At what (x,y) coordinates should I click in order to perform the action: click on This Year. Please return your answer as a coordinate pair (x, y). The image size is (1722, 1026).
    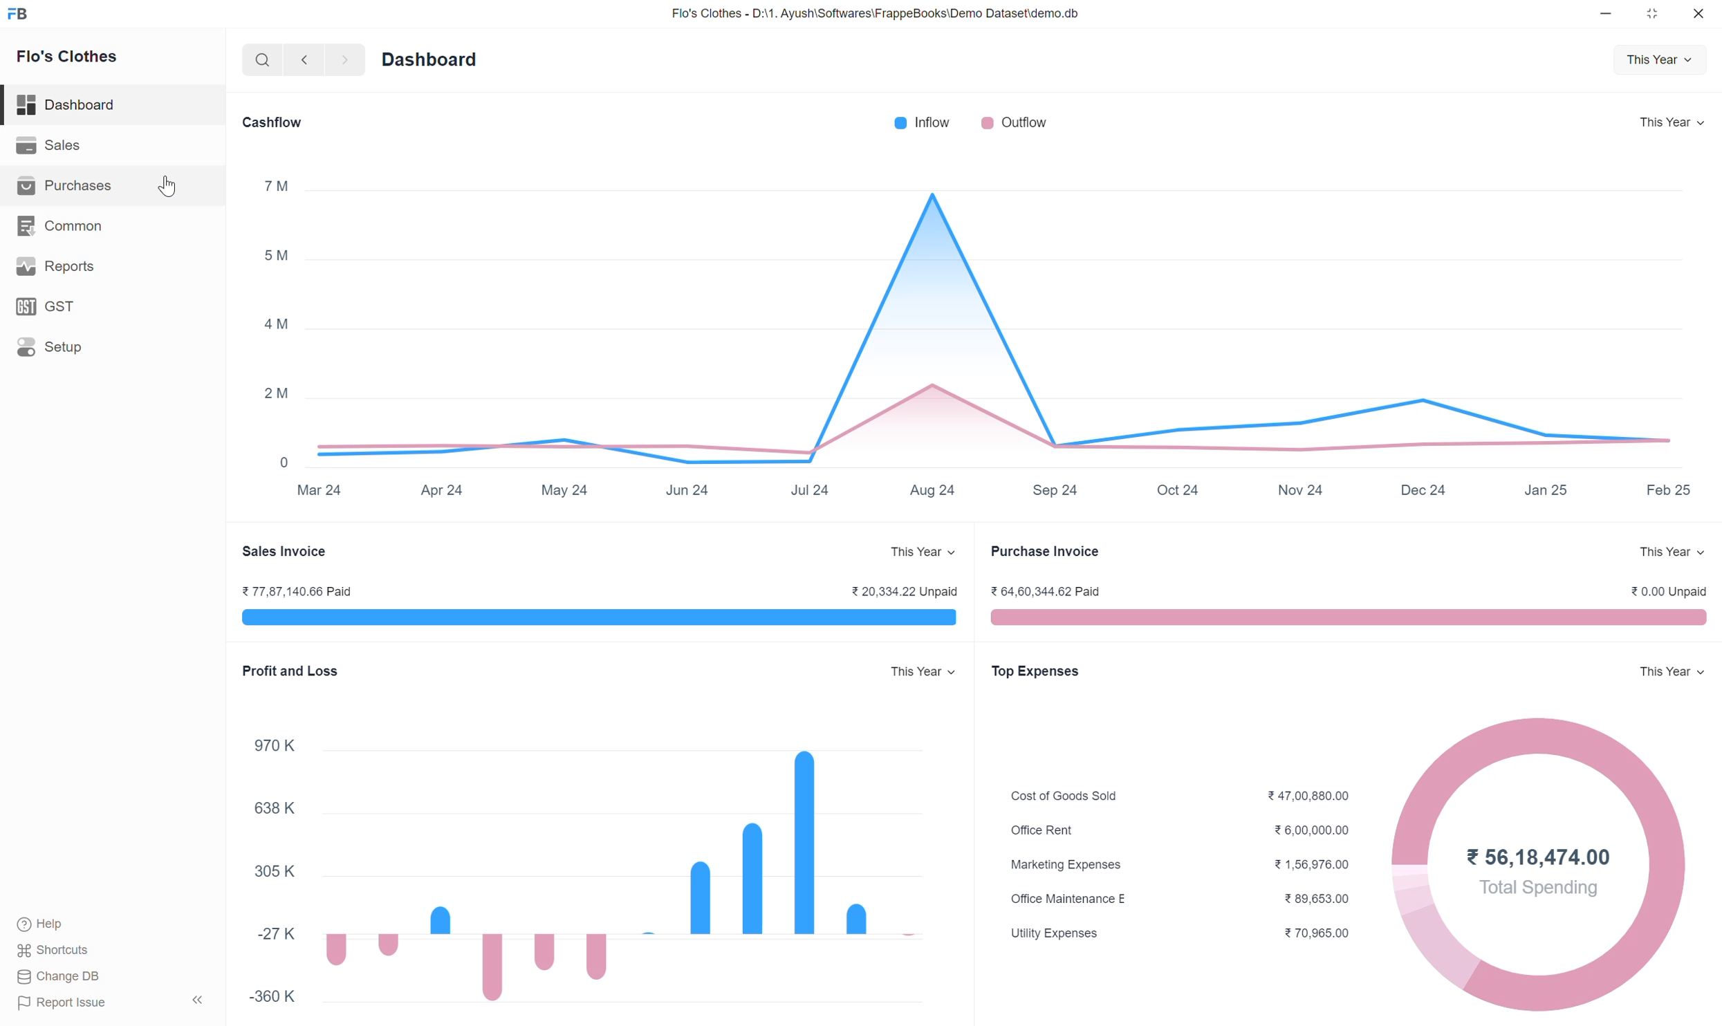
    Looking at the image, I should click on (923, 552).